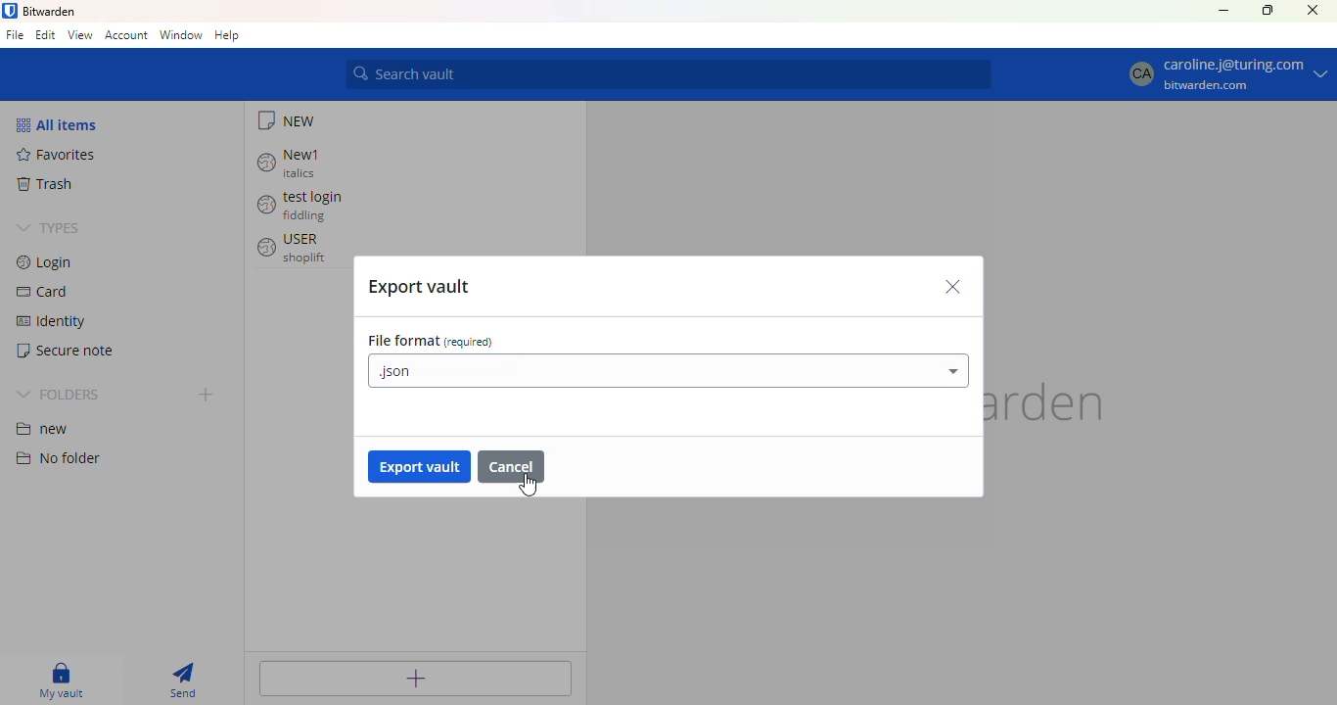  Describe the element at coordinates (415, 678) in the screenshot. I see `add item` at that location.